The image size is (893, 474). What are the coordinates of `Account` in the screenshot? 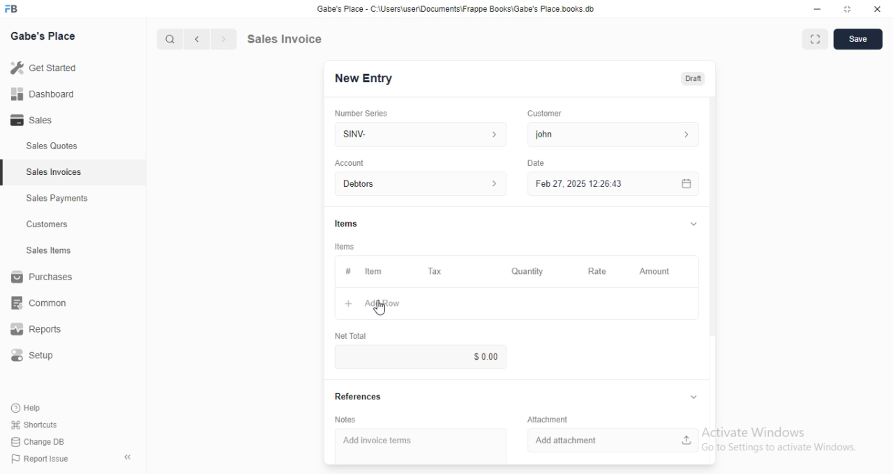 It's located at (350, 162).